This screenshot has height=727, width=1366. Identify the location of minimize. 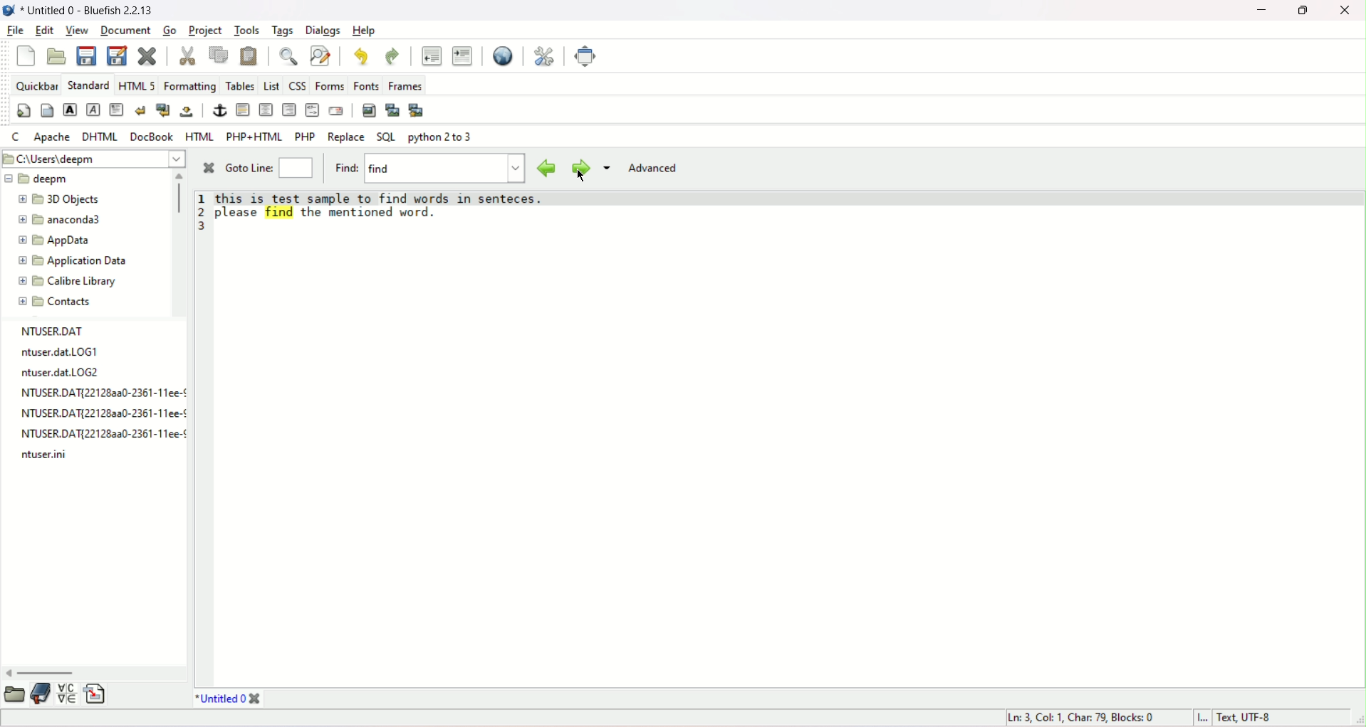
(1260, 11).